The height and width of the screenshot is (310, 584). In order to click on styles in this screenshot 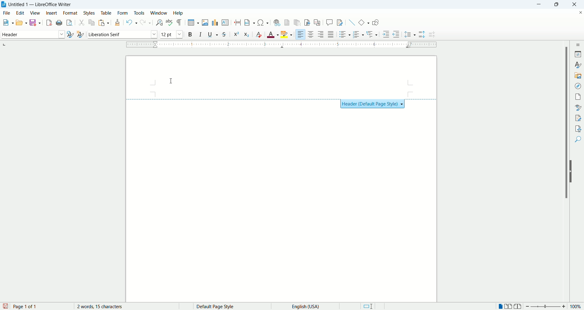, I will do `click(579, 64)`.